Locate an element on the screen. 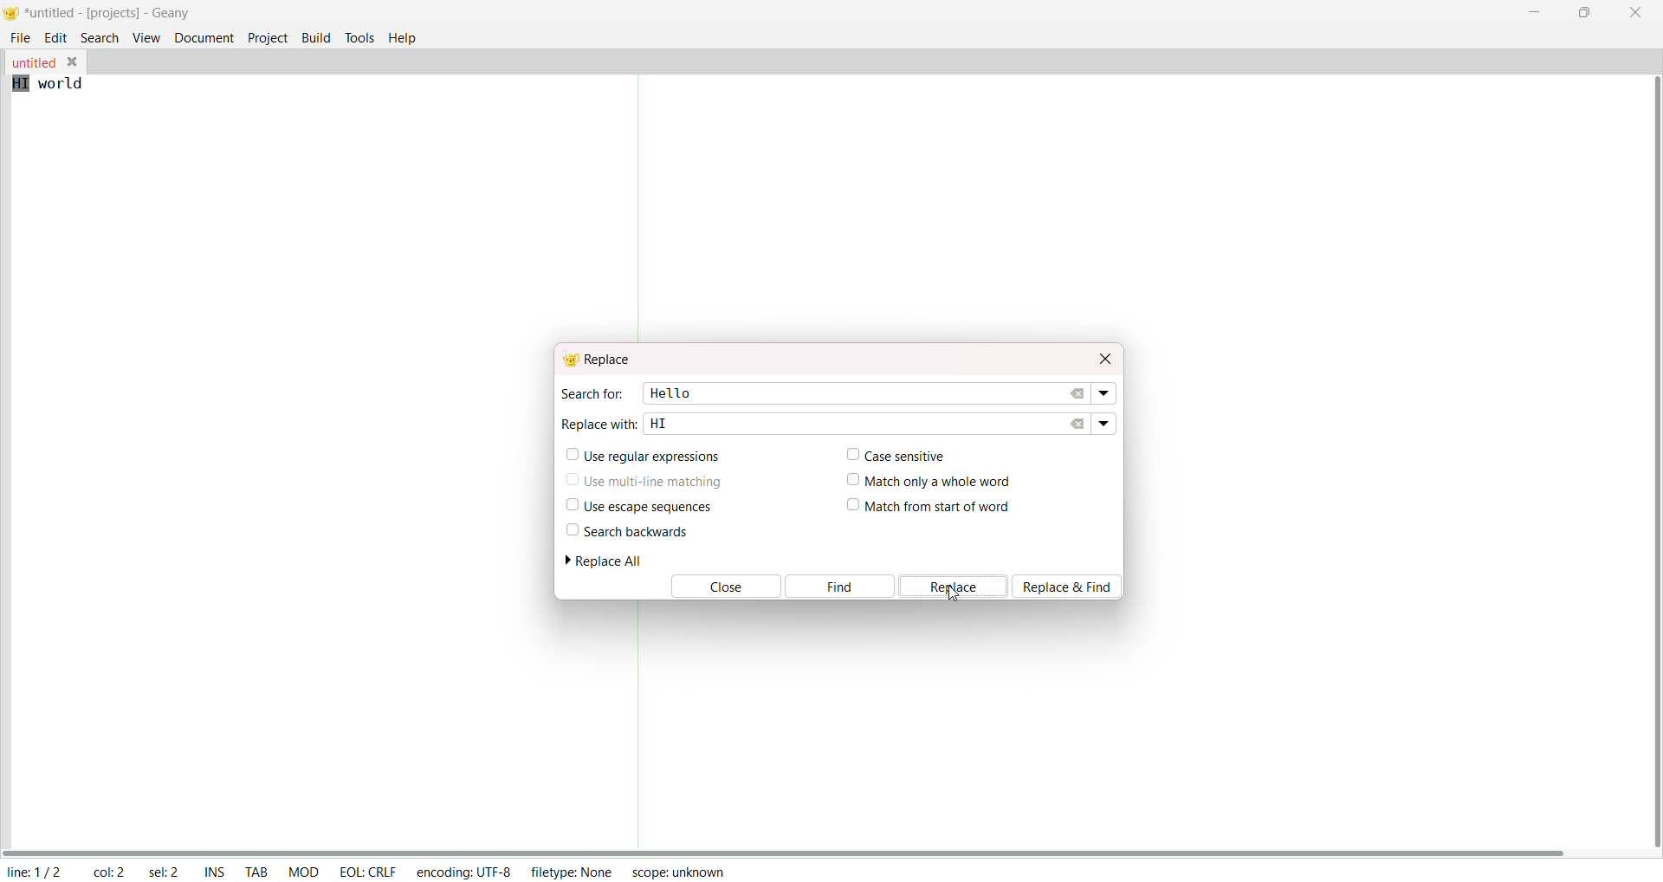 This screenshot has height=882, width=1663. file is located at coordinates (20, 36).